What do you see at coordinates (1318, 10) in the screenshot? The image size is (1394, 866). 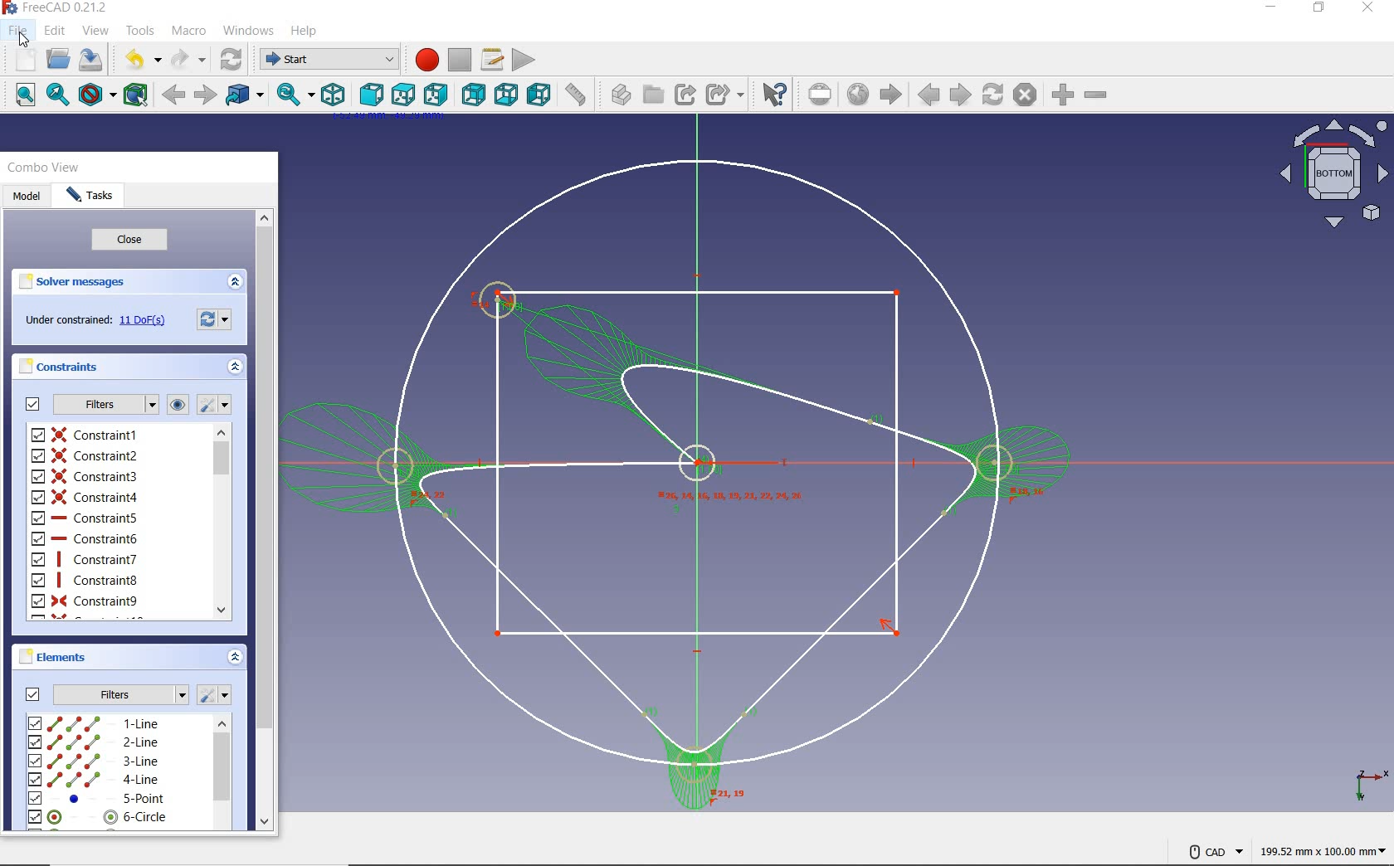 I see `restore down` at bounding box center [1318, 10].